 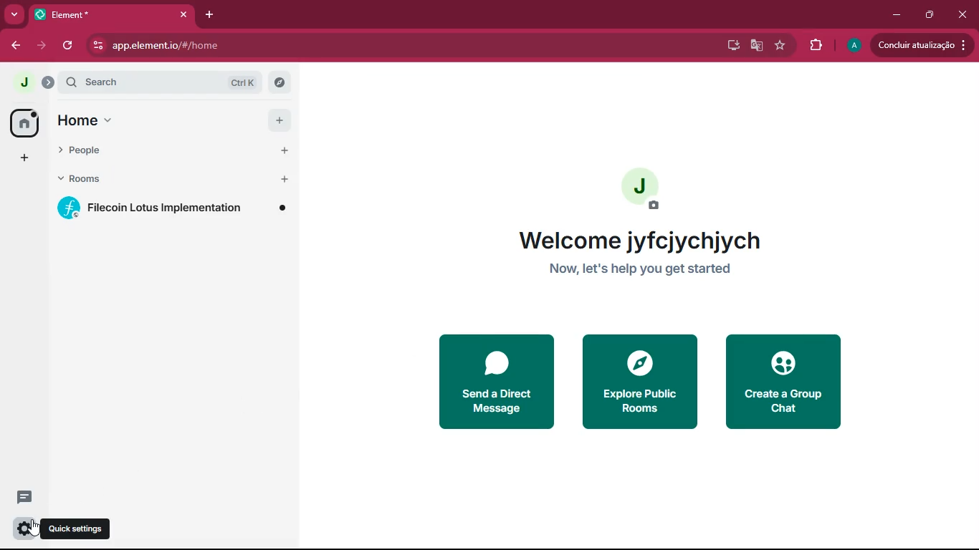 I want to click on home, so click(x=23, y=123).